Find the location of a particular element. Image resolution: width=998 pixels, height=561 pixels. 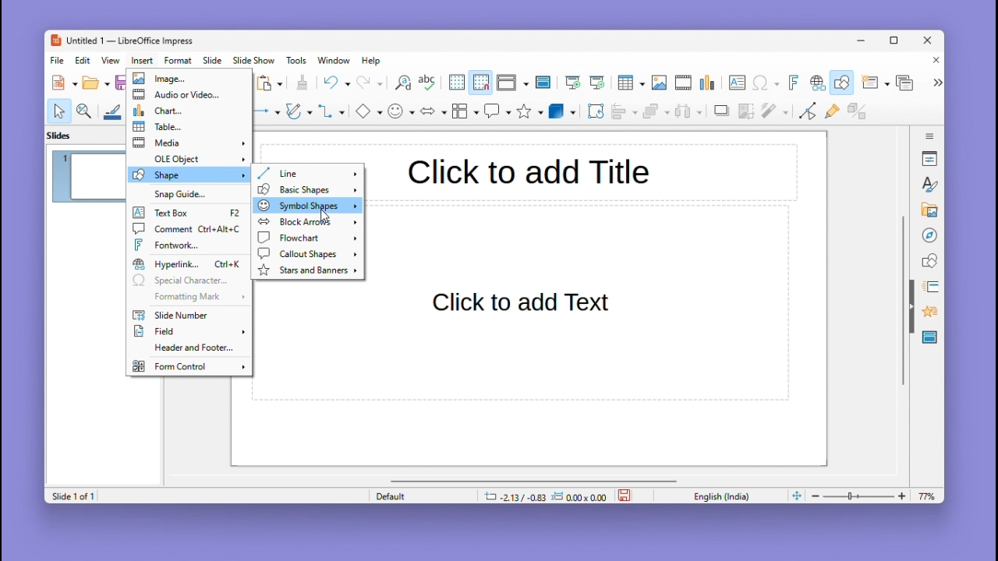

Animation is located at coordinates (928, 287).